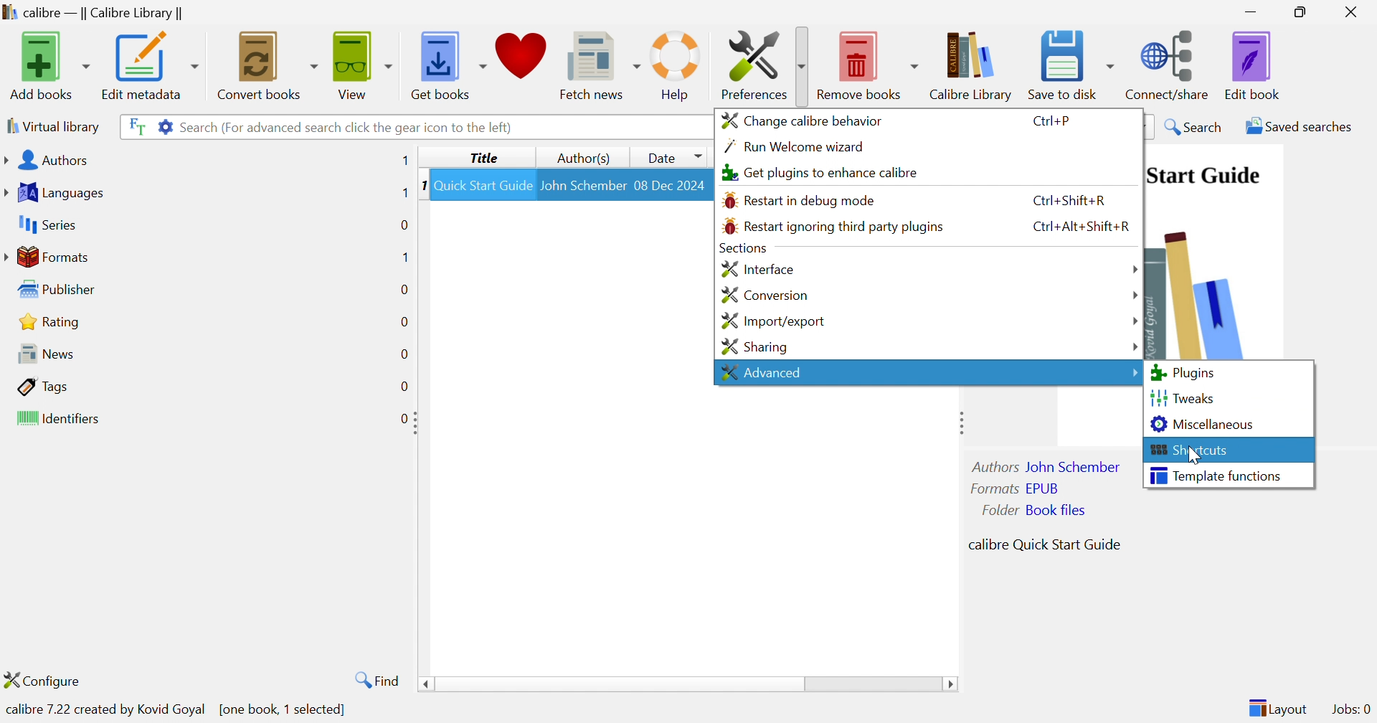 The width and height of the screenshot is (1377, 723). Describe the element at coordinates (374, 679) in the screenshot. I see `Find` at that location.